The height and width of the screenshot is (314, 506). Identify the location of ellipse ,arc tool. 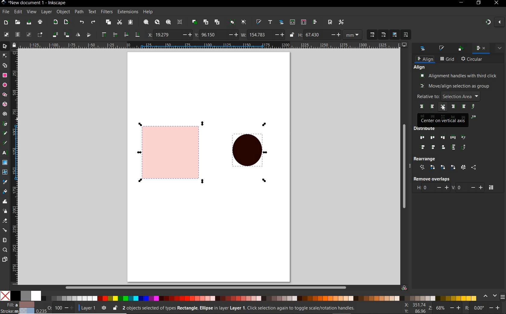
(5, 85).